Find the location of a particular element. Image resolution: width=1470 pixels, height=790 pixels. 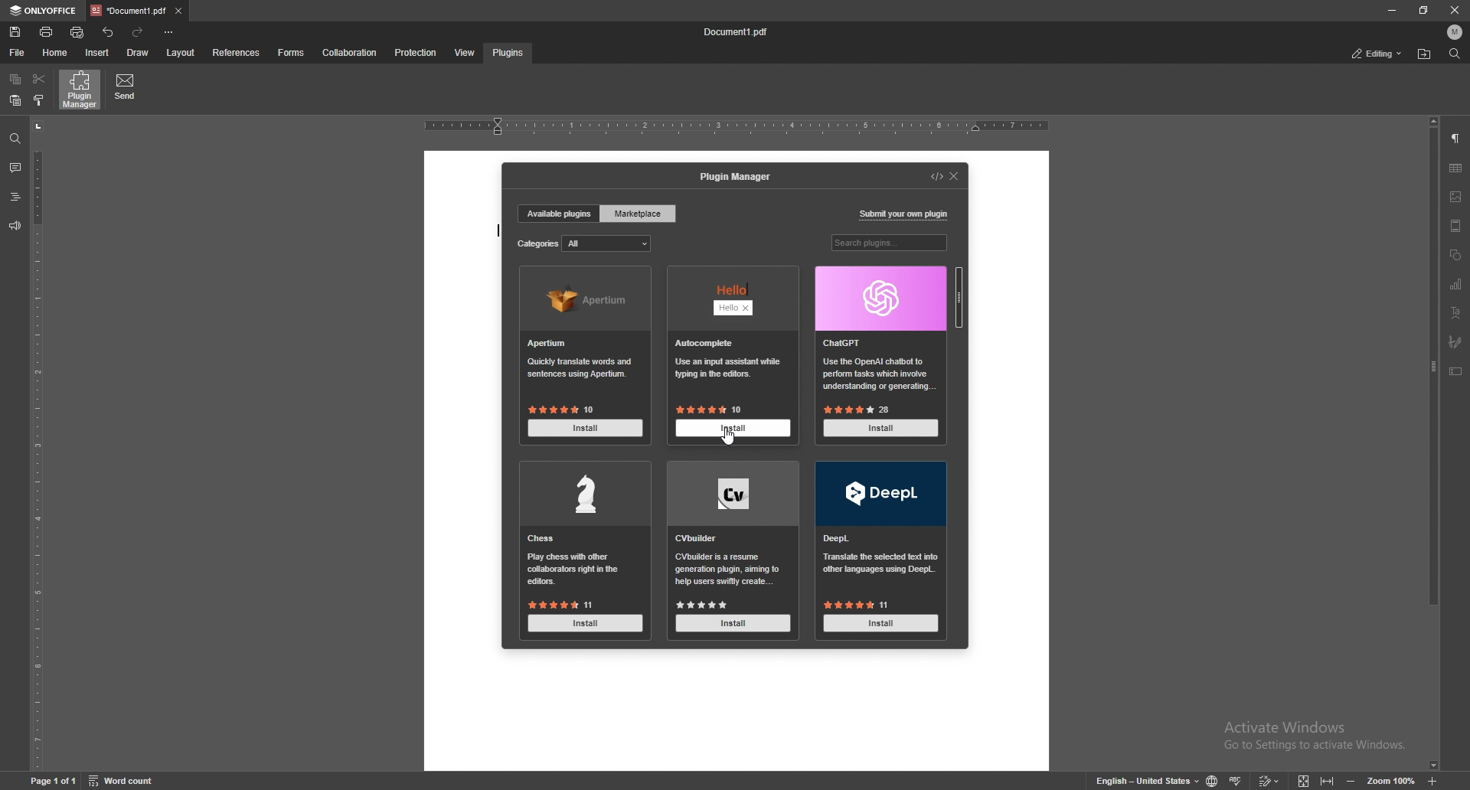

text art is located at coordinates (1457, 312).